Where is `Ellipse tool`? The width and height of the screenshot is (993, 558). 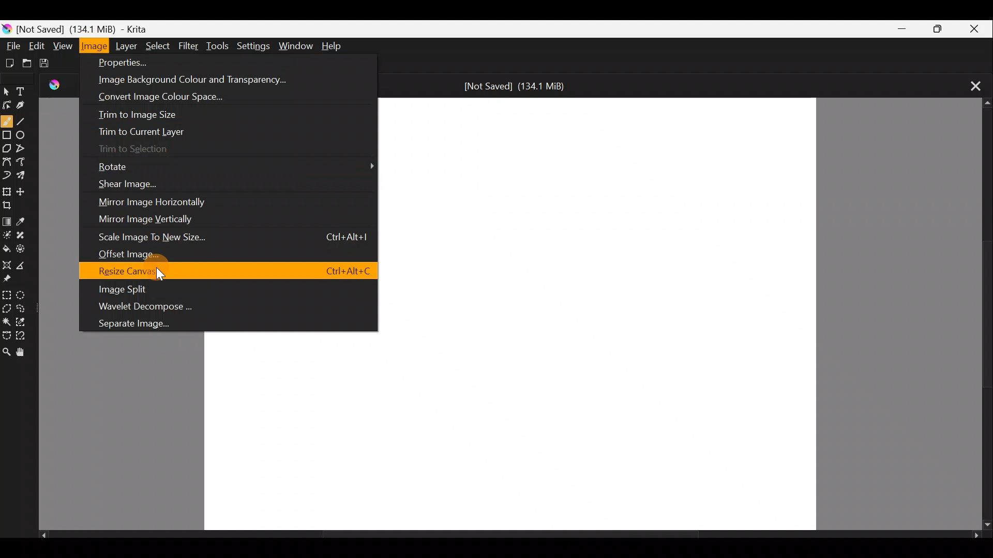 Ellipse tool is located at coordinates (24, 133).